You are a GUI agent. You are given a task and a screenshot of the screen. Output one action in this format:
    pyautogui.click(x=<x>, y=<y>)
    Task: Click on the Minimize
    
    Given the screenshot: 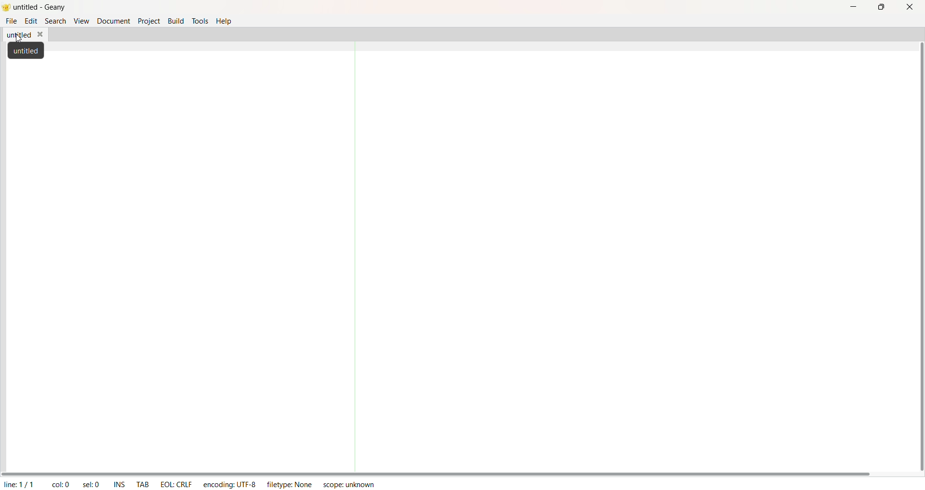 What is the action you would take?
    pyautogui.click(x=855, y=8)
    